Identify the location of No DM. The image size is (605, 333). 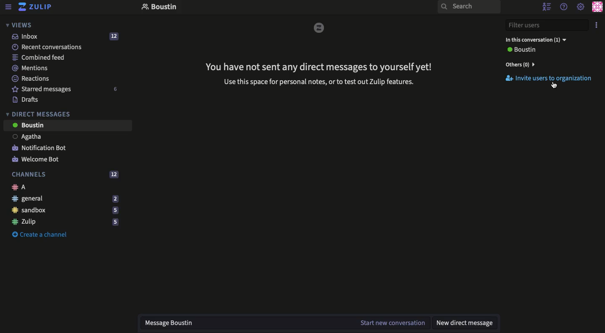
(321, 77).